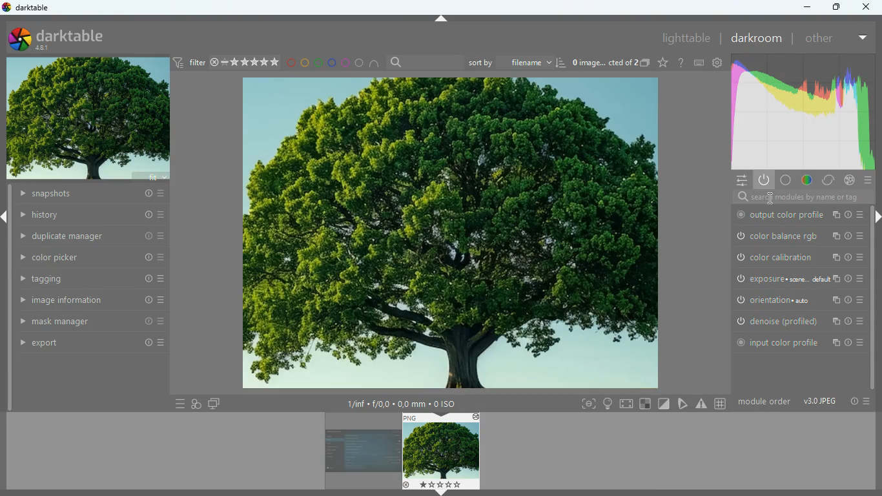 This screenshot has width=882, height=496. What do you see at coordinates (798, 342) in the screenshot?
I see `input color profile` at bounding box center [798, 342].